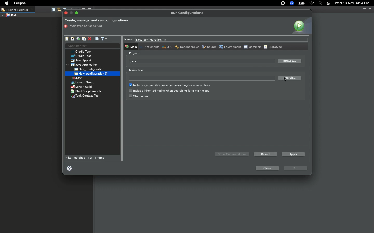 Image resolution: width=374 pixels, height=233 pixels. I want to click on Java application, so click(83, 65).